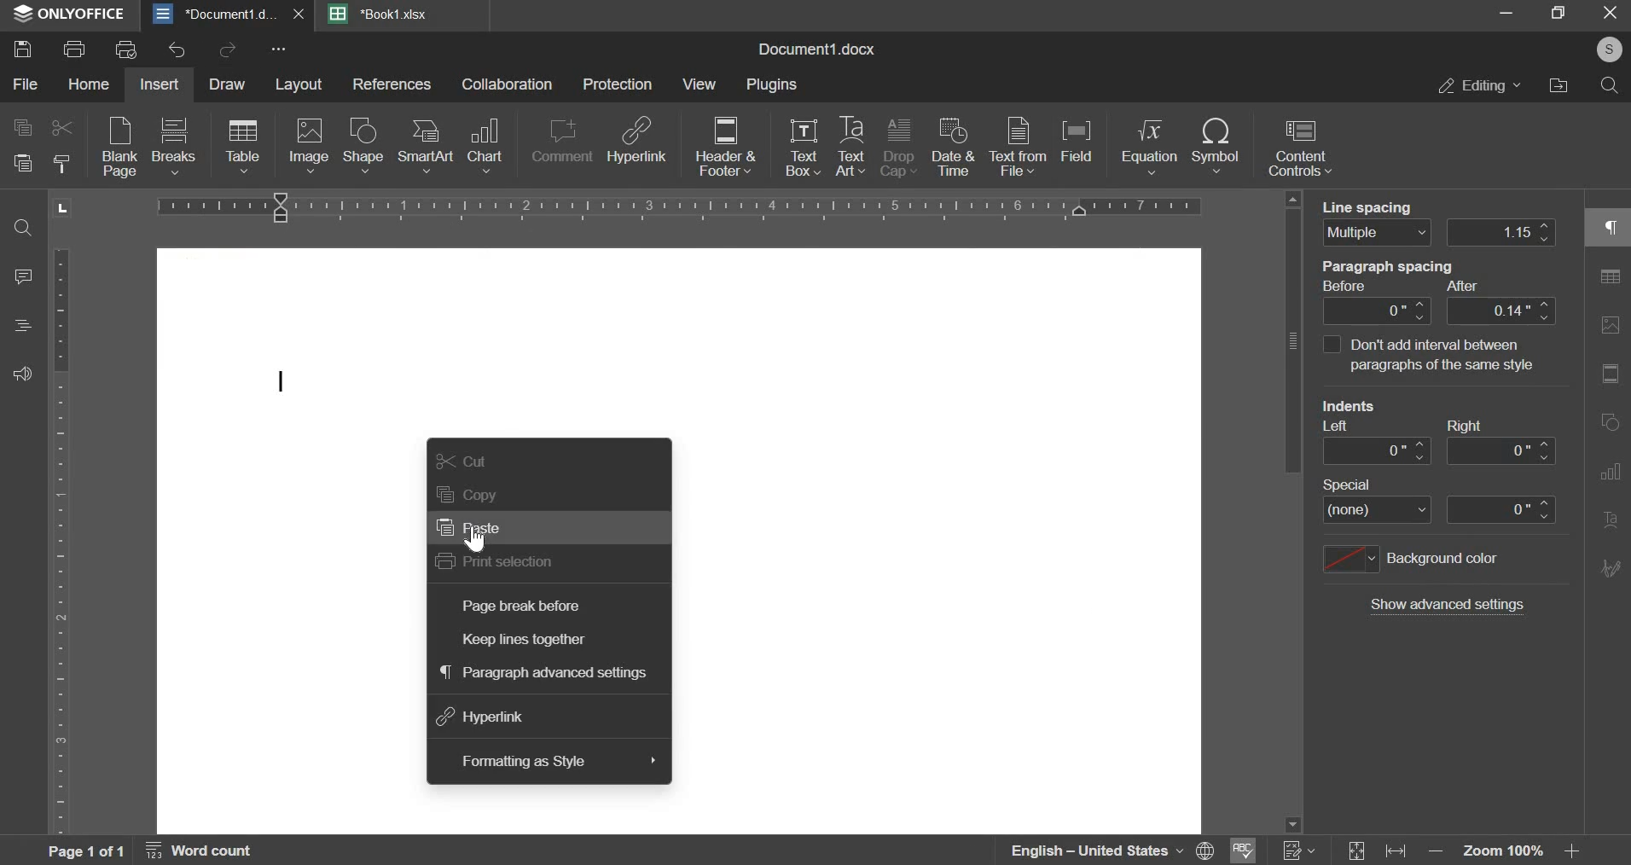  Describe the element at coordinates (1347, 485) in the screenshot. I see `special label` at that location.